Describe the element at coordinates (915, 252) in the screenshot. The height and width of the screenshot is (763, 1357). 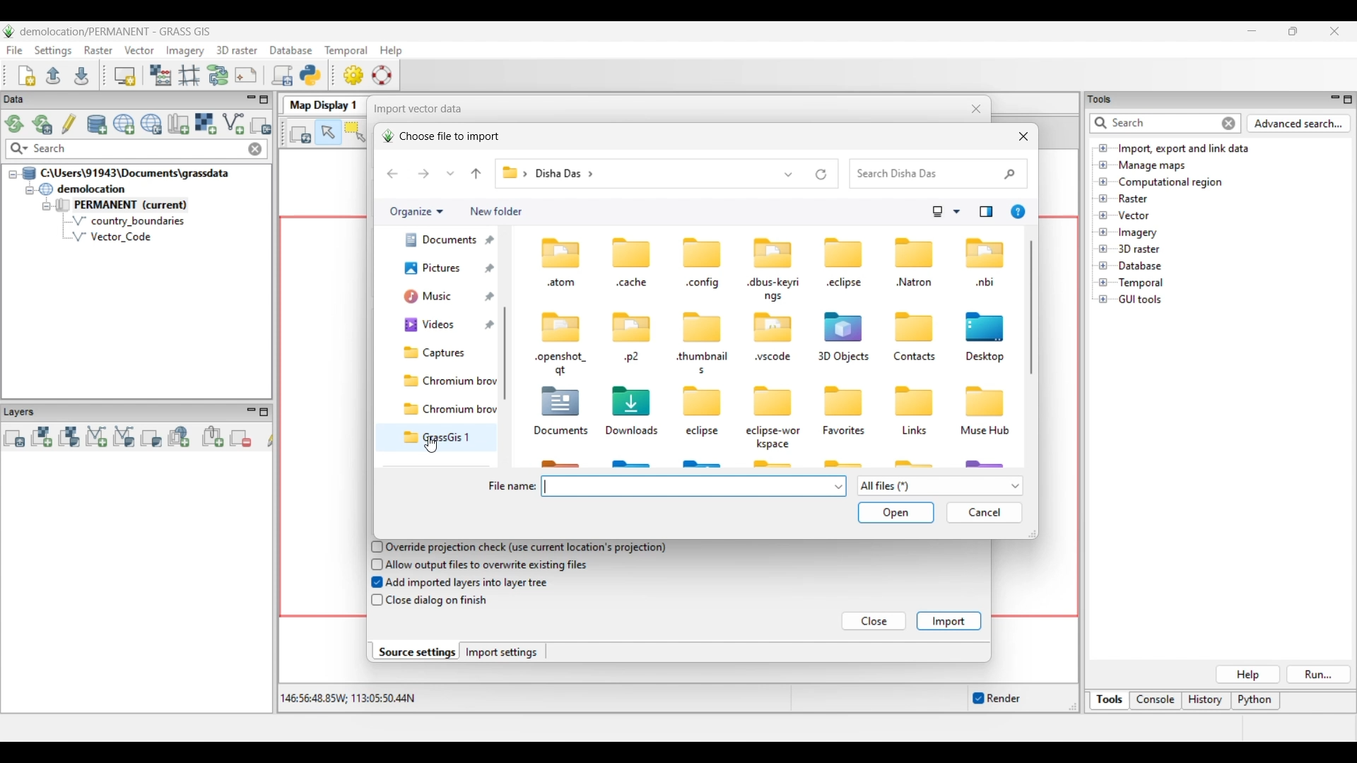
I see `icon` at that location.